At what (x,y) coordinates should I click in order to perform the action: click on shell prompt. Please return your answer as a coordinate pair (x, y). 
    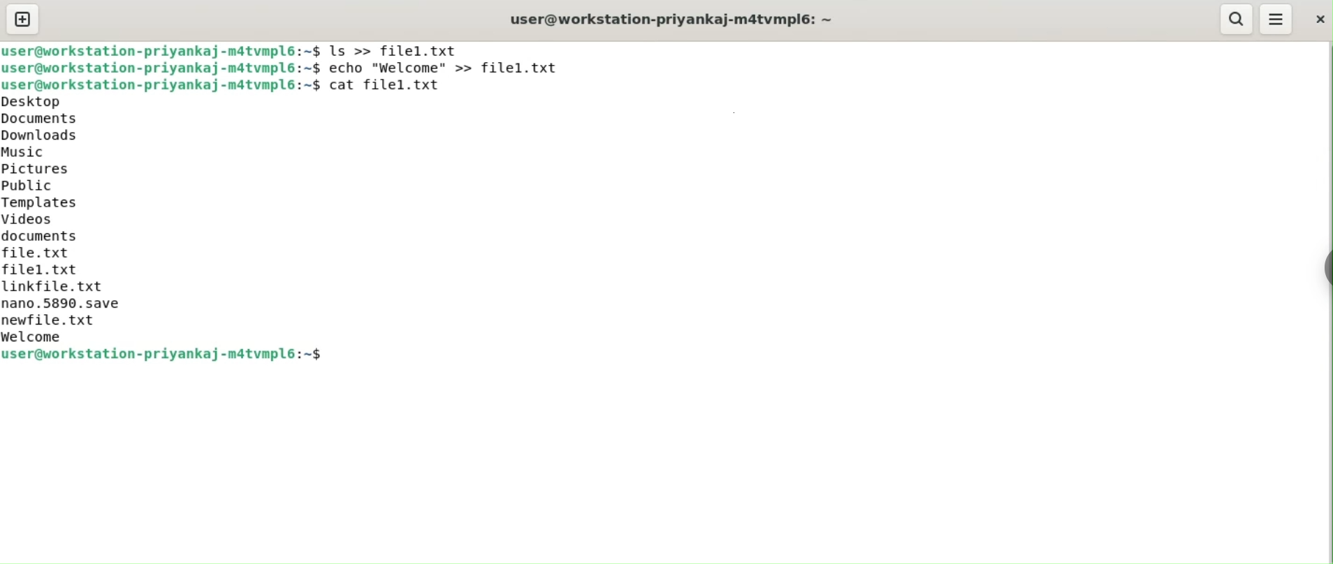
    Looking at the image, I should click on (163, 68).